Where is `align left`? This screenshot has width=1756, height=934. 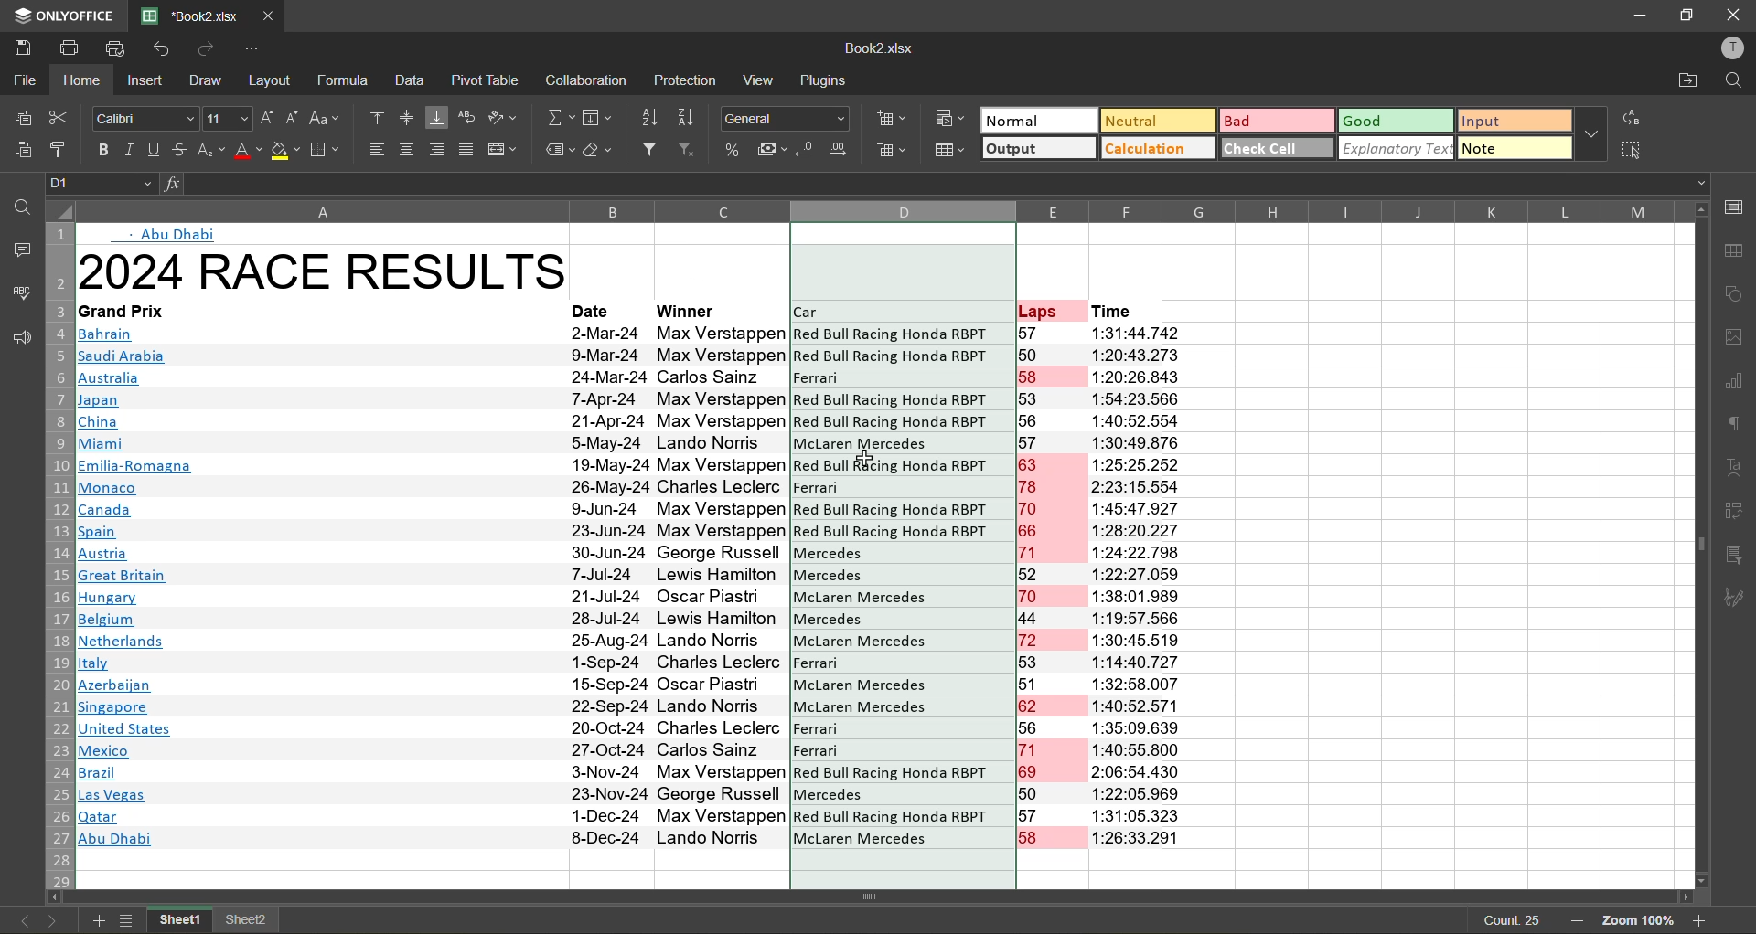 align left is located at coordinates (377, 148).